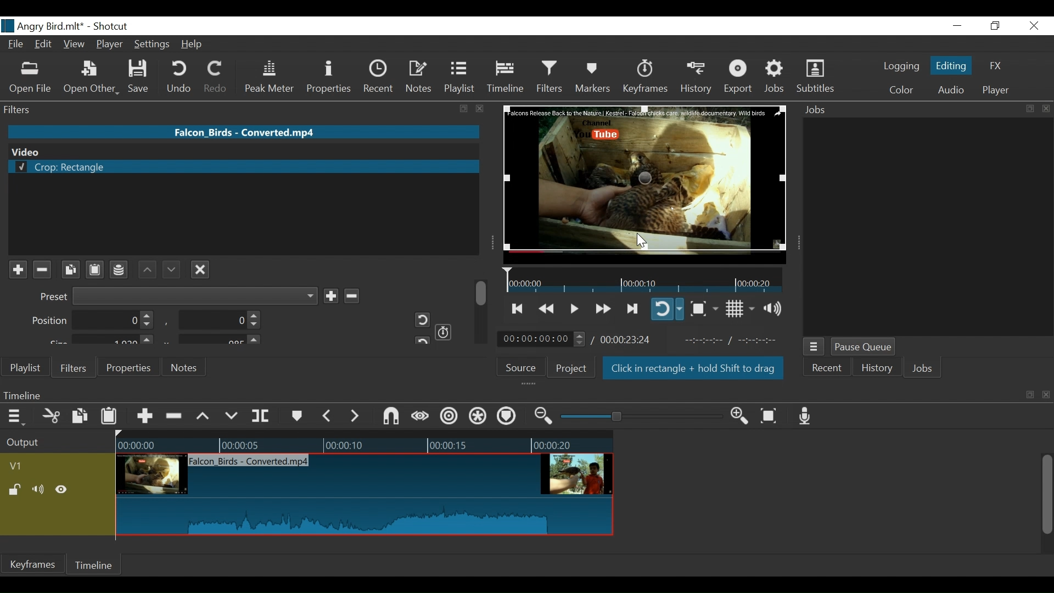  I want to click on History, so click(697, 77).